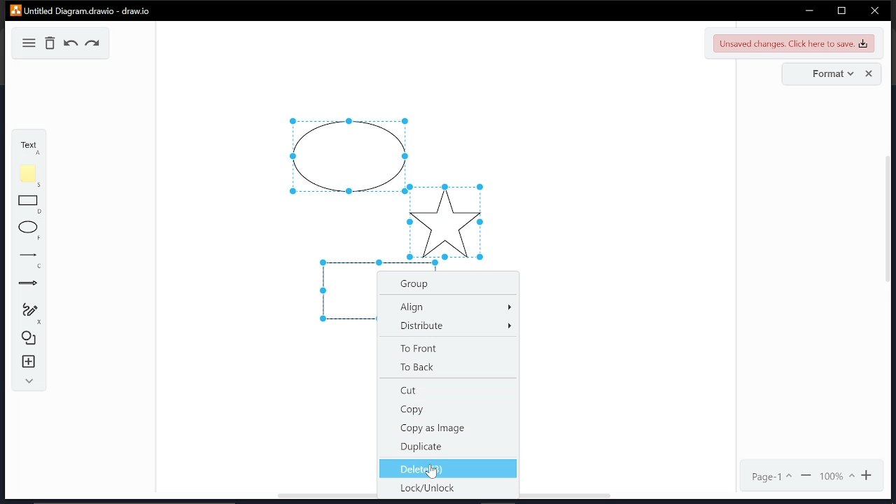 The height and width of the screenshot is (504, 896). I want to click on to front, so click(447, 346).